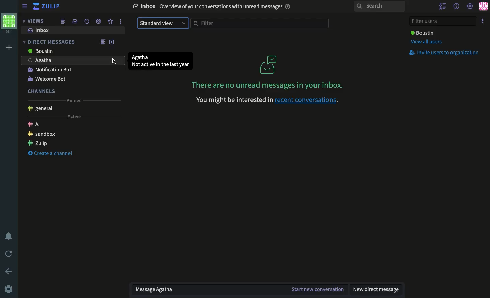 Image resolution: width=490 pixels, height=298 pixels. I want to click on Welcome bot, so click(47, 79).